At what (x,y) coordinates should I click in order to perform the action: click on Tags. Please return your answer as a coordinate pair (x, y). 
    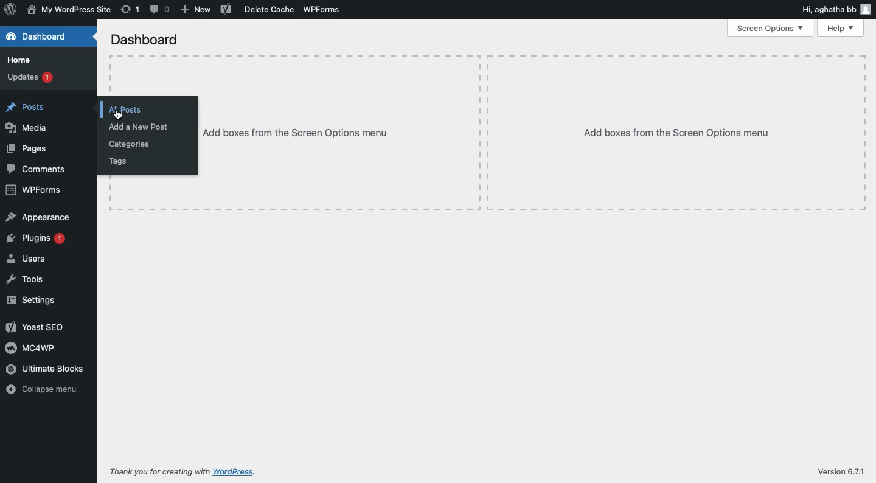
    Looking at the image, I should click on (119, 161).